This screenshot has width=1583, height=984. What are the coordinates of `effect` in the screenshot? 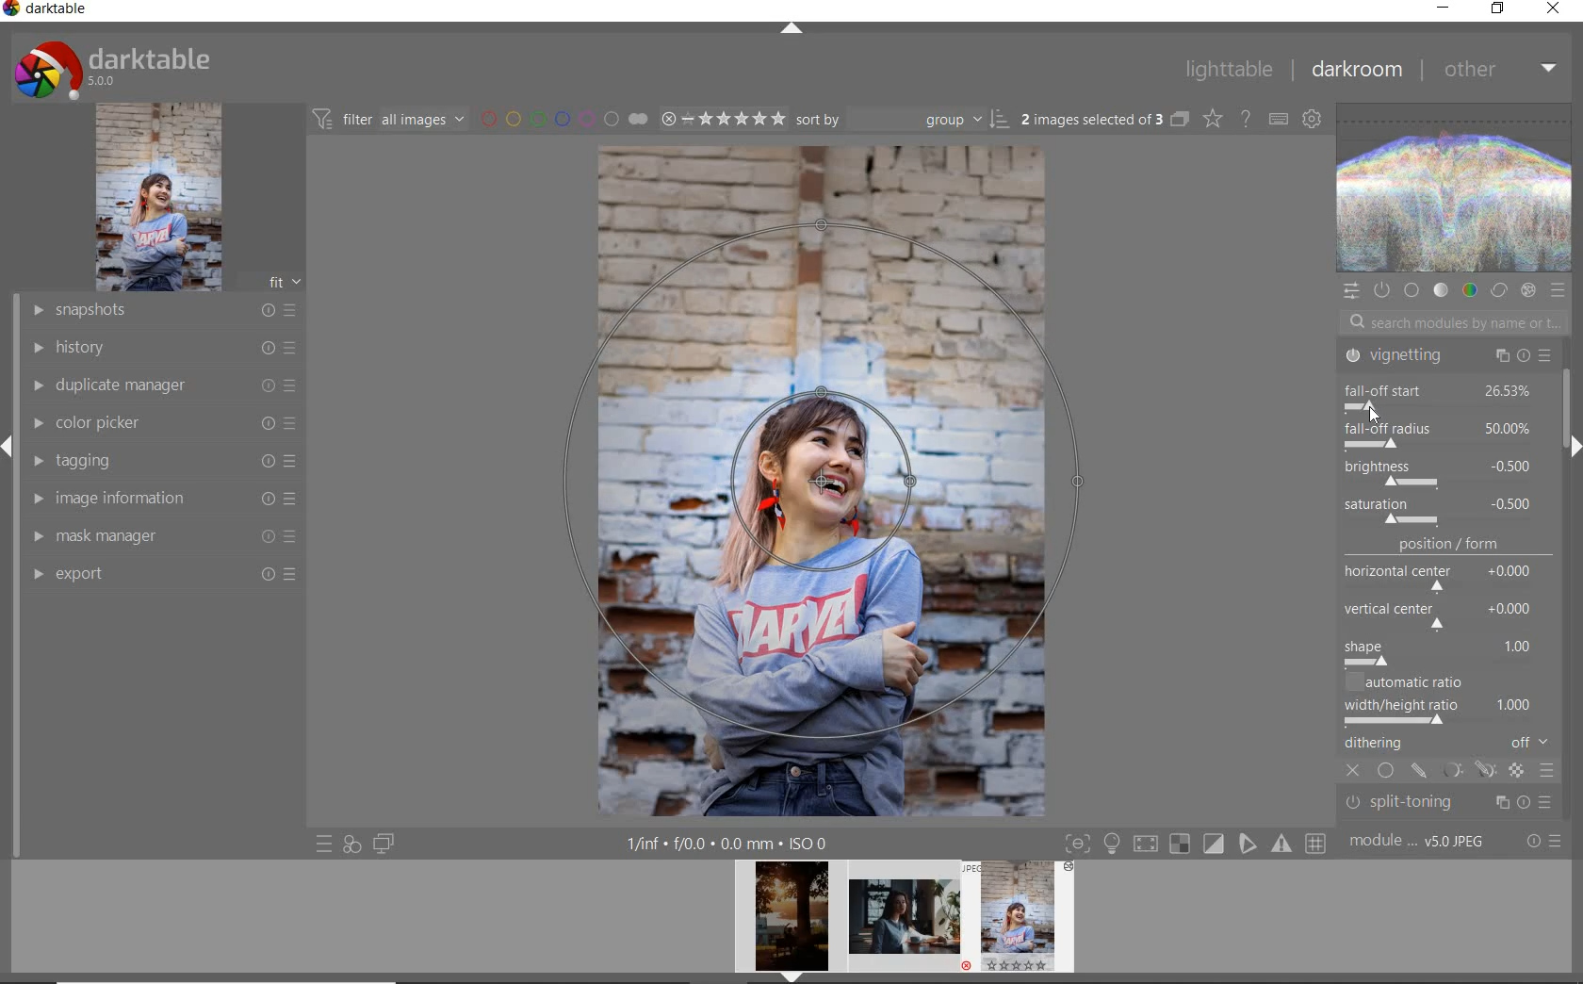 It's located at (1527, 290).